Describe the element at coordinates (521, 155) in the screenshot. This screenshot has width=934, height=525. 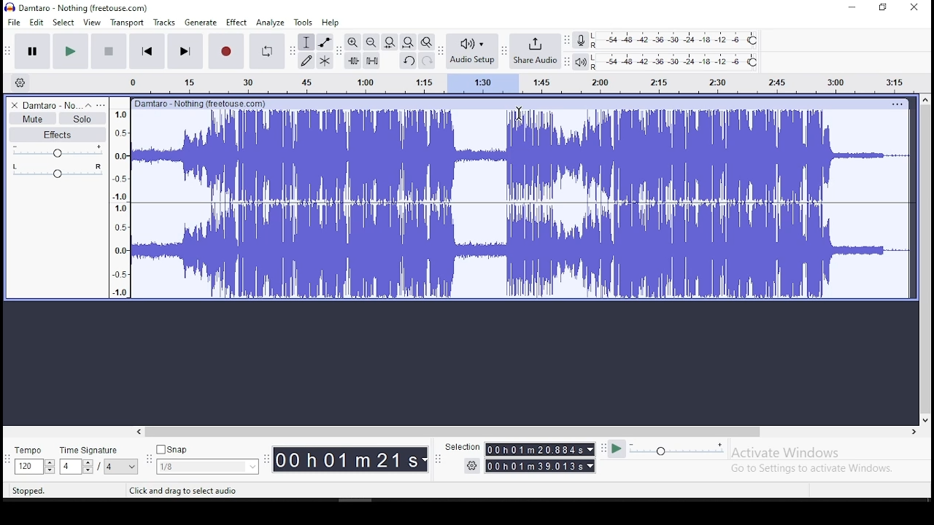
I see `audio track` at that location.